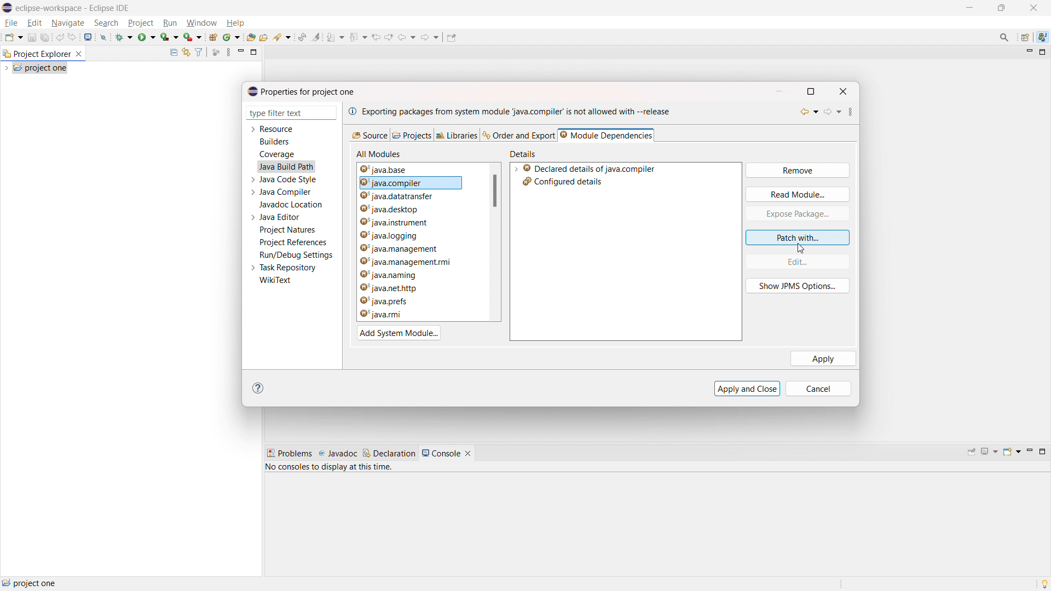 This screenshot has height=591, width=1051. What do you see at coordinates (1005, 37) in the screenshot?
I see `access commands and other items` at bounding box center [1005, 37].